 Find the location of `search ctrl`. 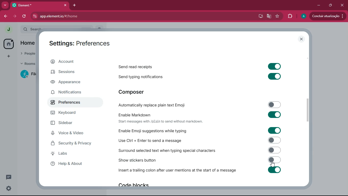

search ctrl is located at coordinates (32, 29).